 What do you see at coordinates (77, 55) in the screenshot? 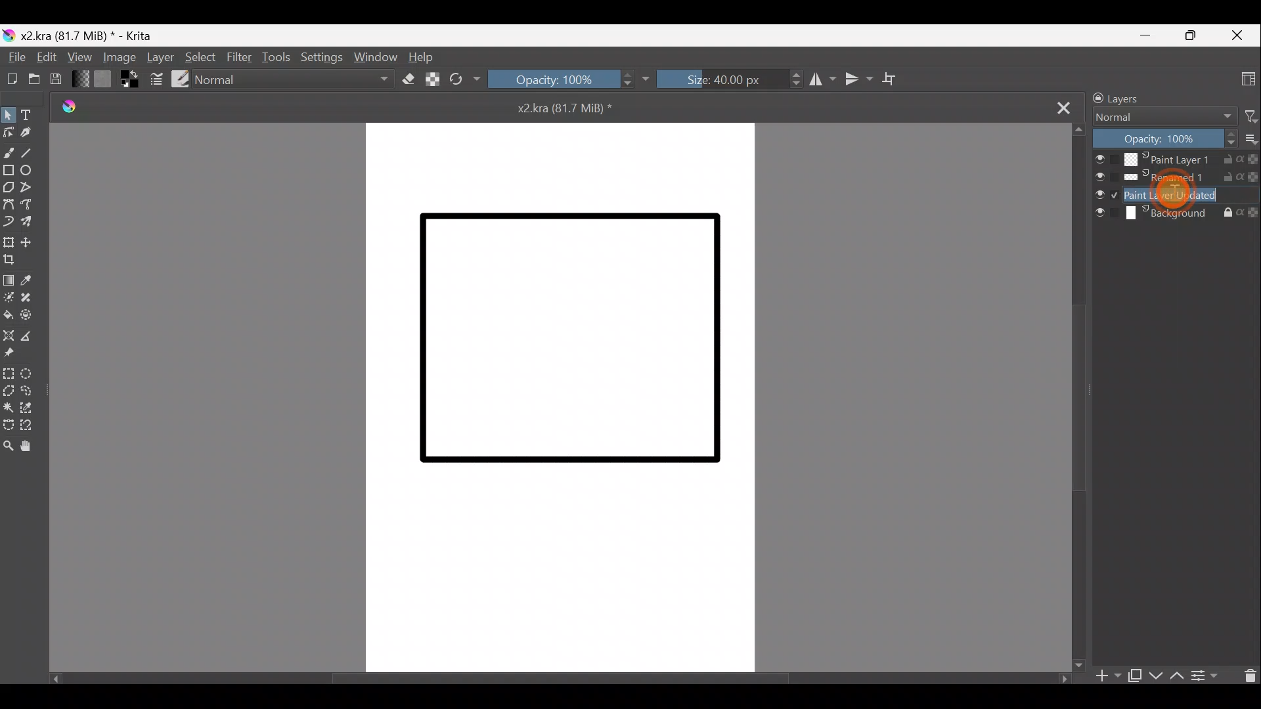
I see `View` at bounding box center [77, 55].